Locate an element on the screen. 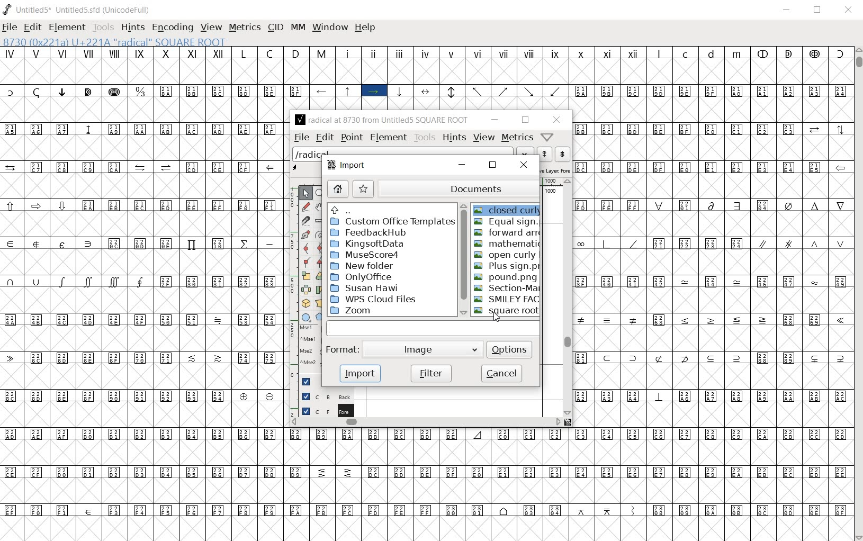 This screenshot has height=541, width=863. scroll by hand is located at coordinates (320, 206).